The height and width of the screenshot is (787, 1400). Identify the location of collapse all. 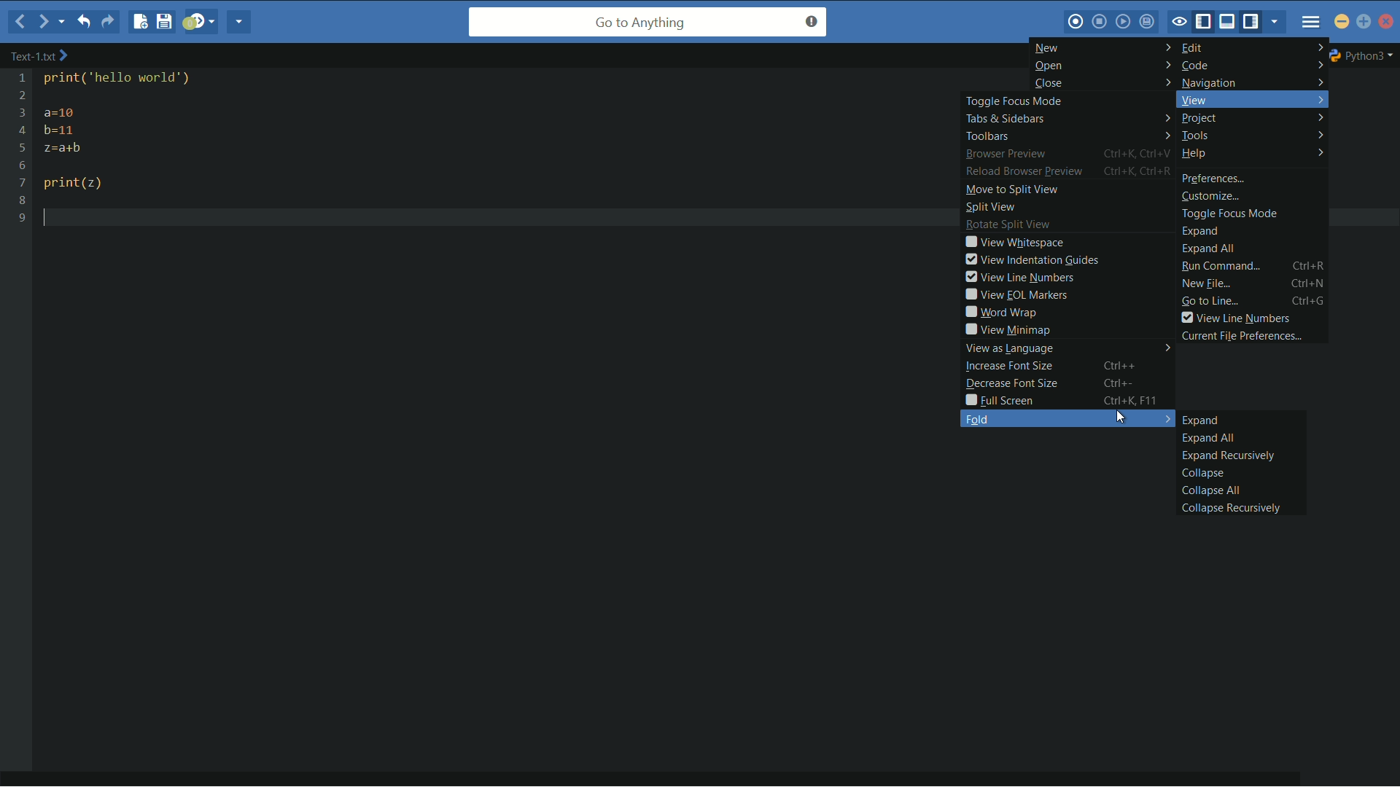
(1207, 490).